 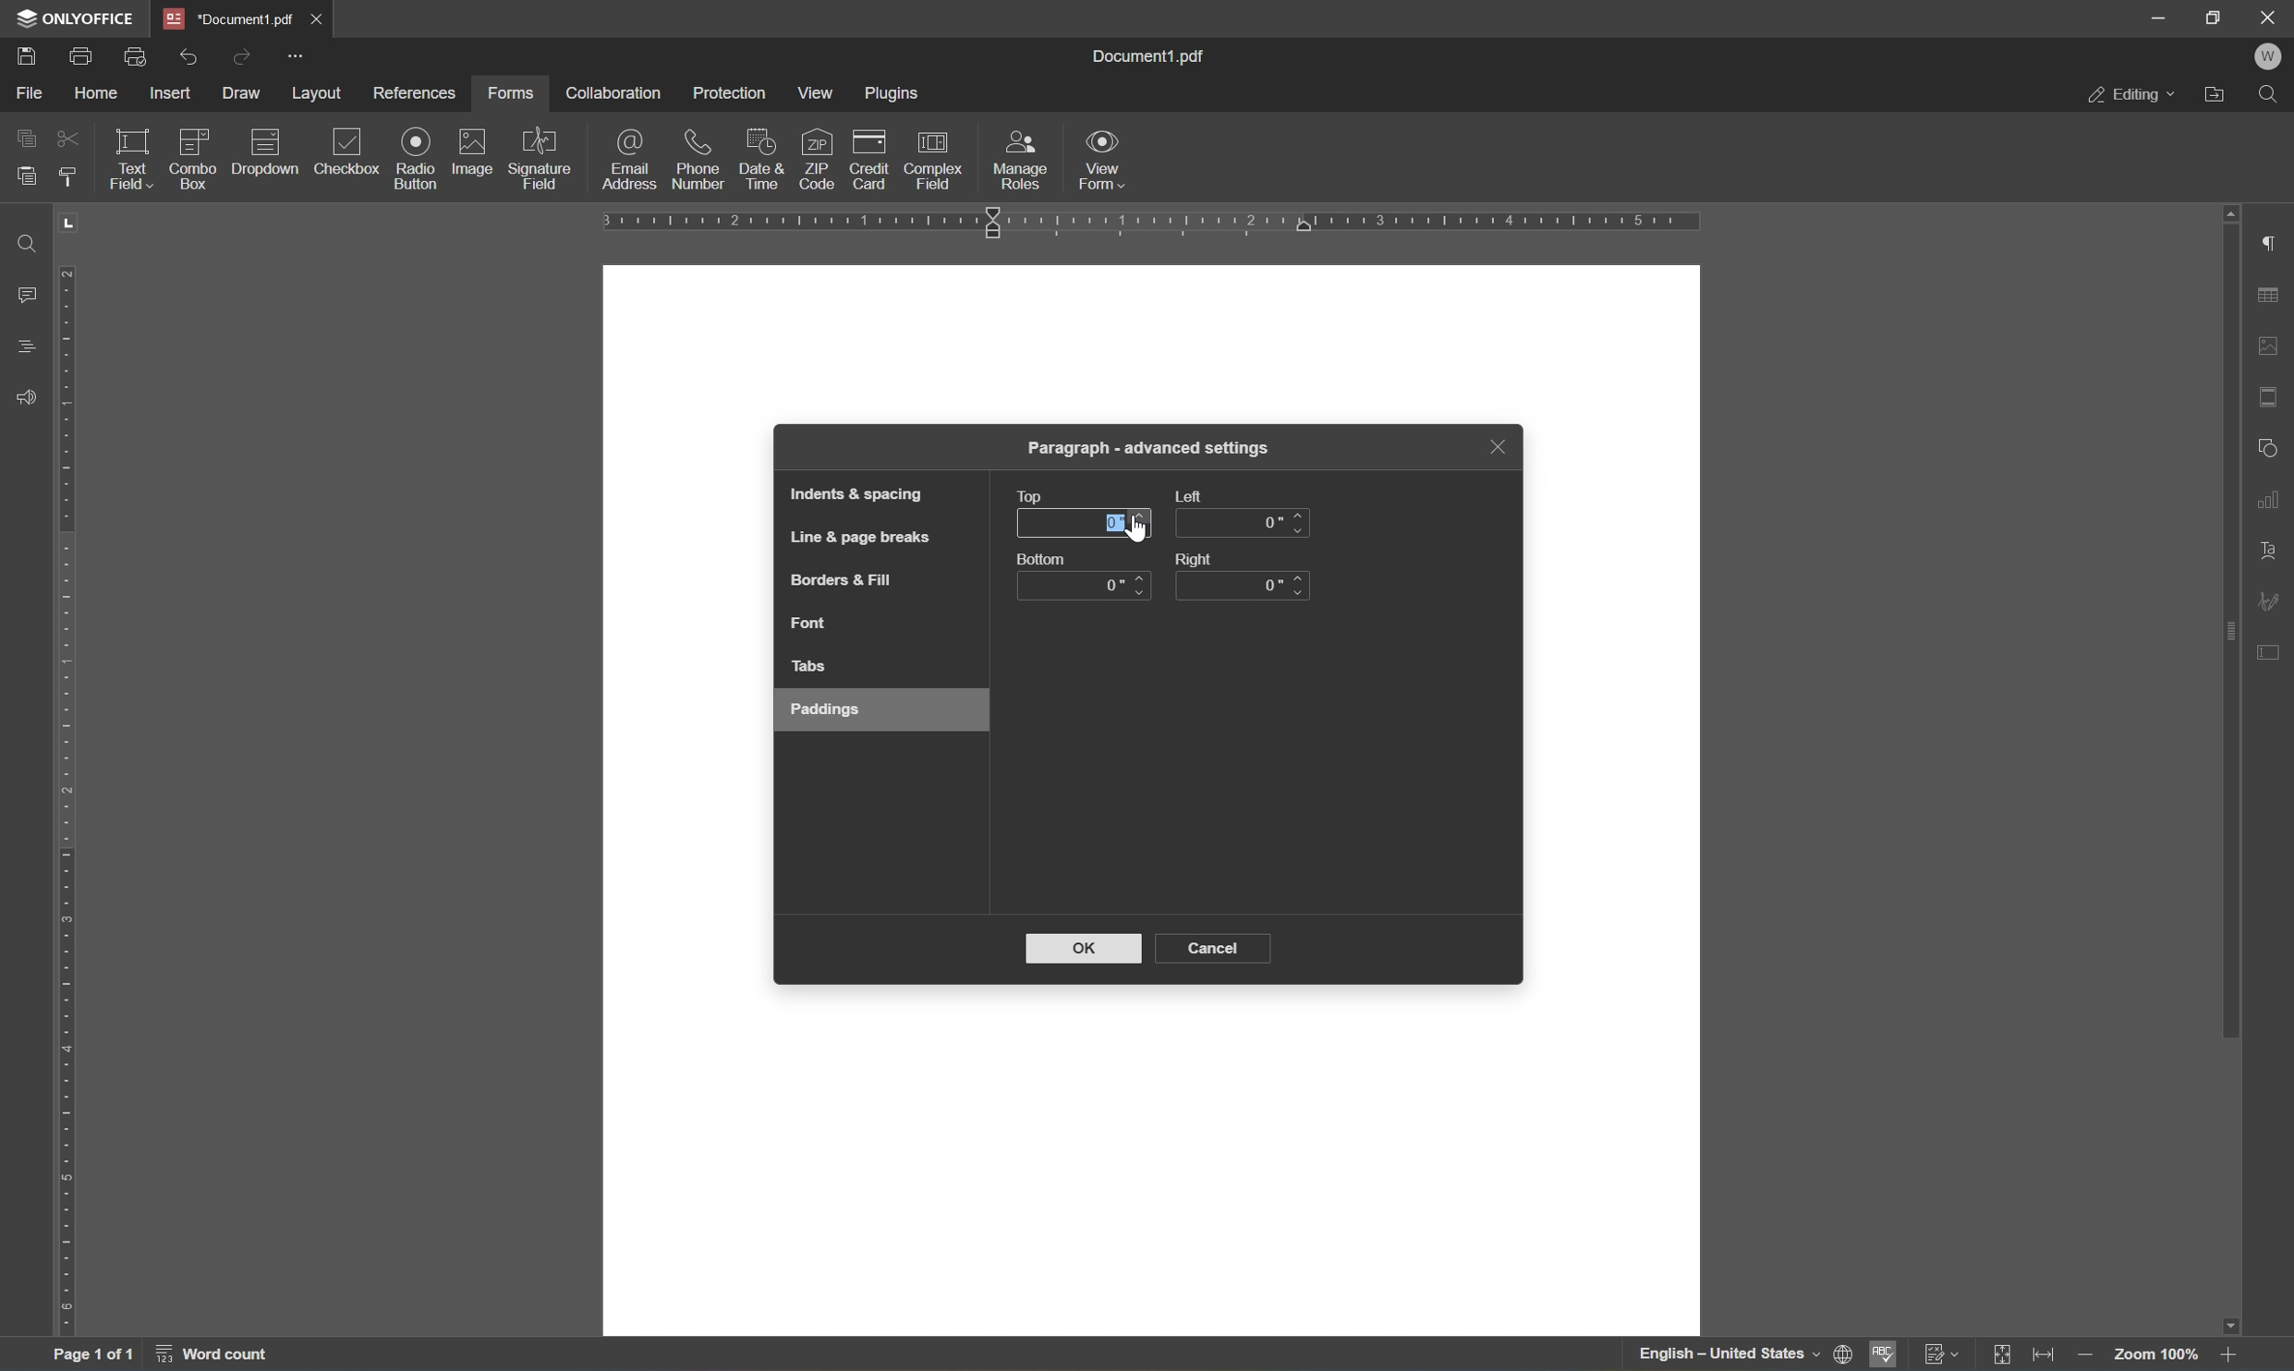 I want to click on copy style, so click(x=67, y=176).